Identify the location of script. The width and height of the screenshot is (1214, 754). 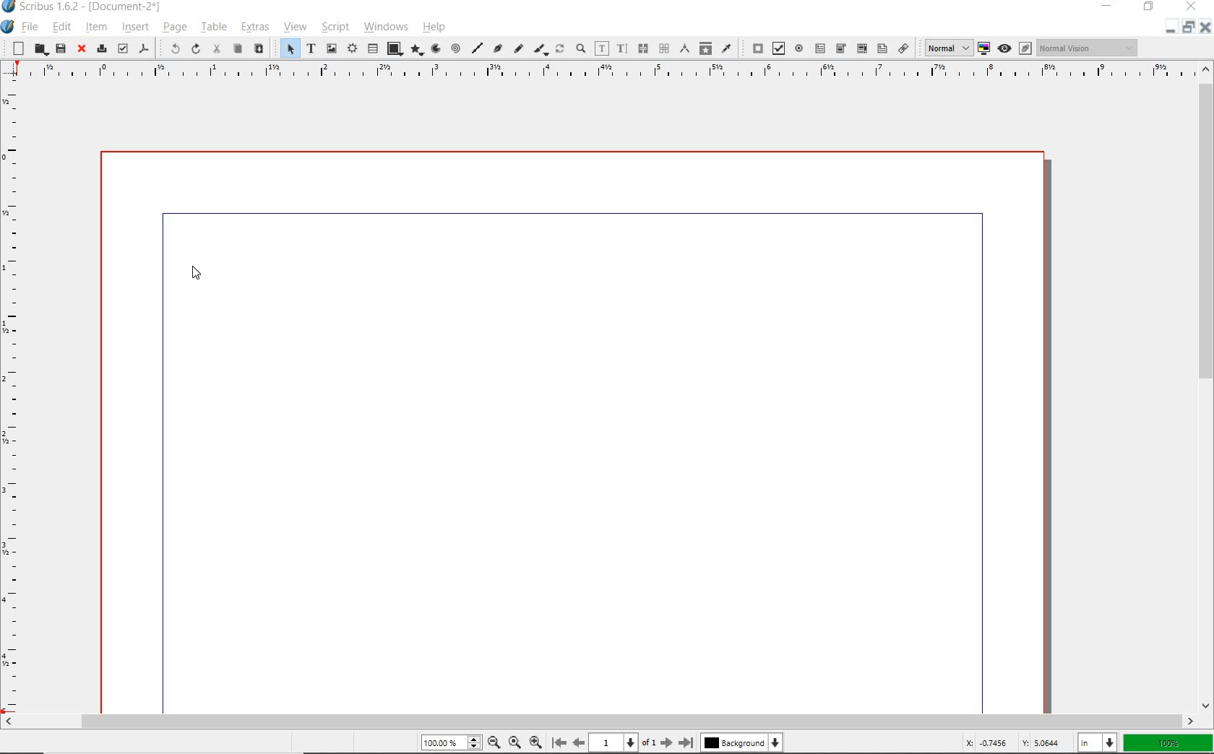
(334, 27).